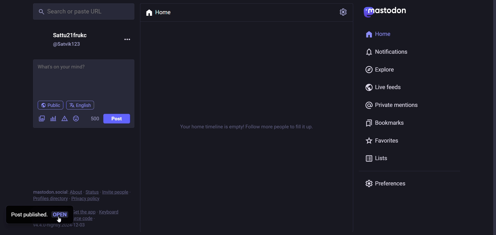 The image size is (496, 235). I want to click on Sattu21frukc, so click(69, 35).